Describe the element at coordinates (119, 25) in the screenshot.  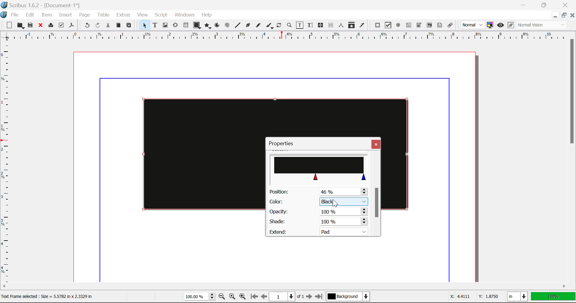
I see `Copy` at that location.